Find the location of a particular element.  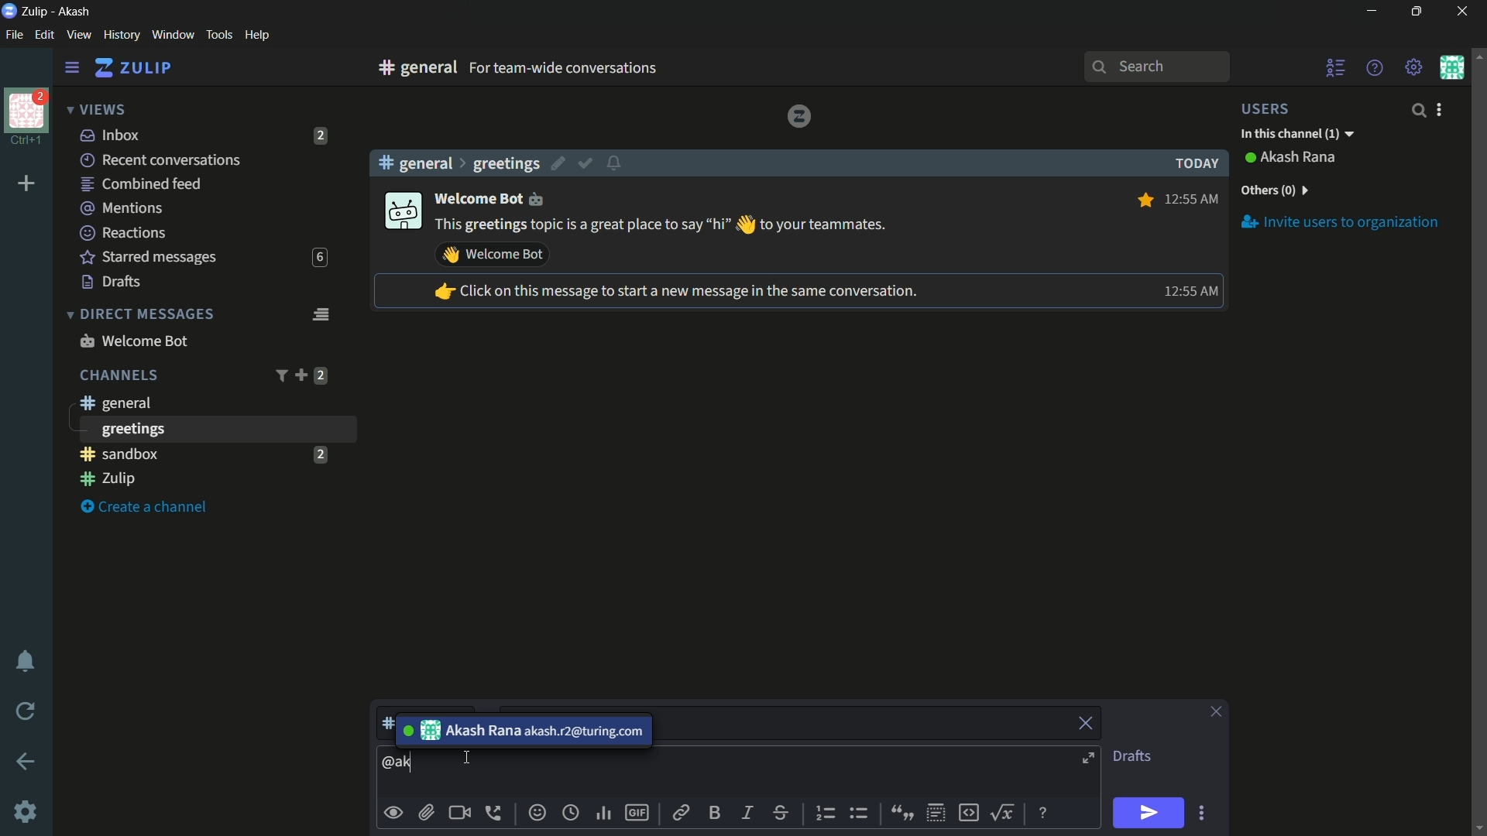

close app is located at coordinates (1460, 12).